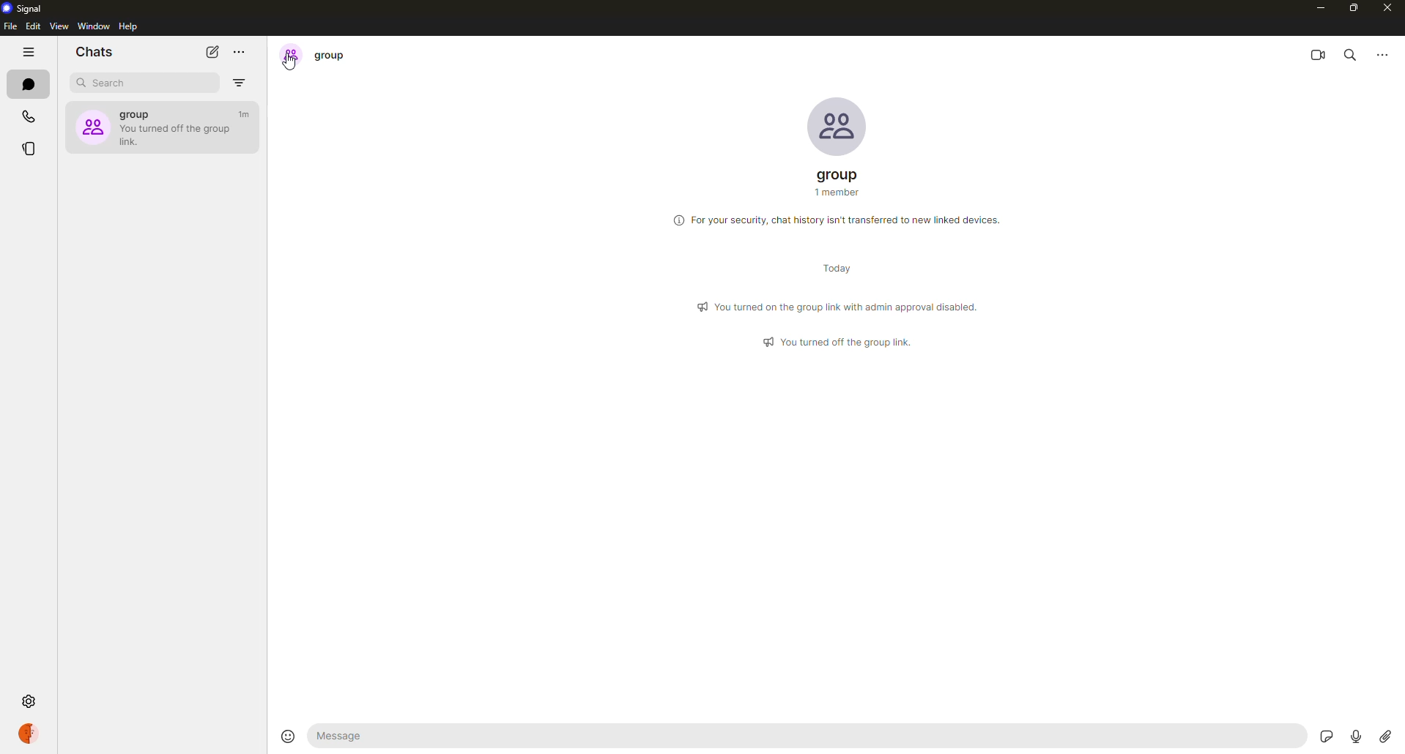 The width and height of the screenshot is (1405, 754). What do you see at coordinates (31, 734) in the screenshot?
I see `profile` at bounding box center [31, 734].